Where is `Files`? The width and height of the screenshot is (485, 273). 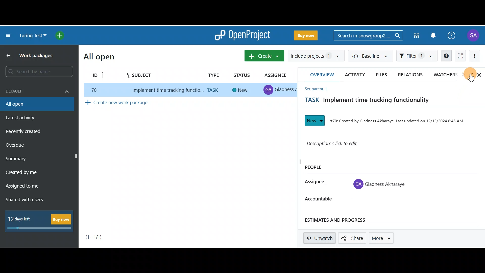 Files is located at coordinates (382, 76).